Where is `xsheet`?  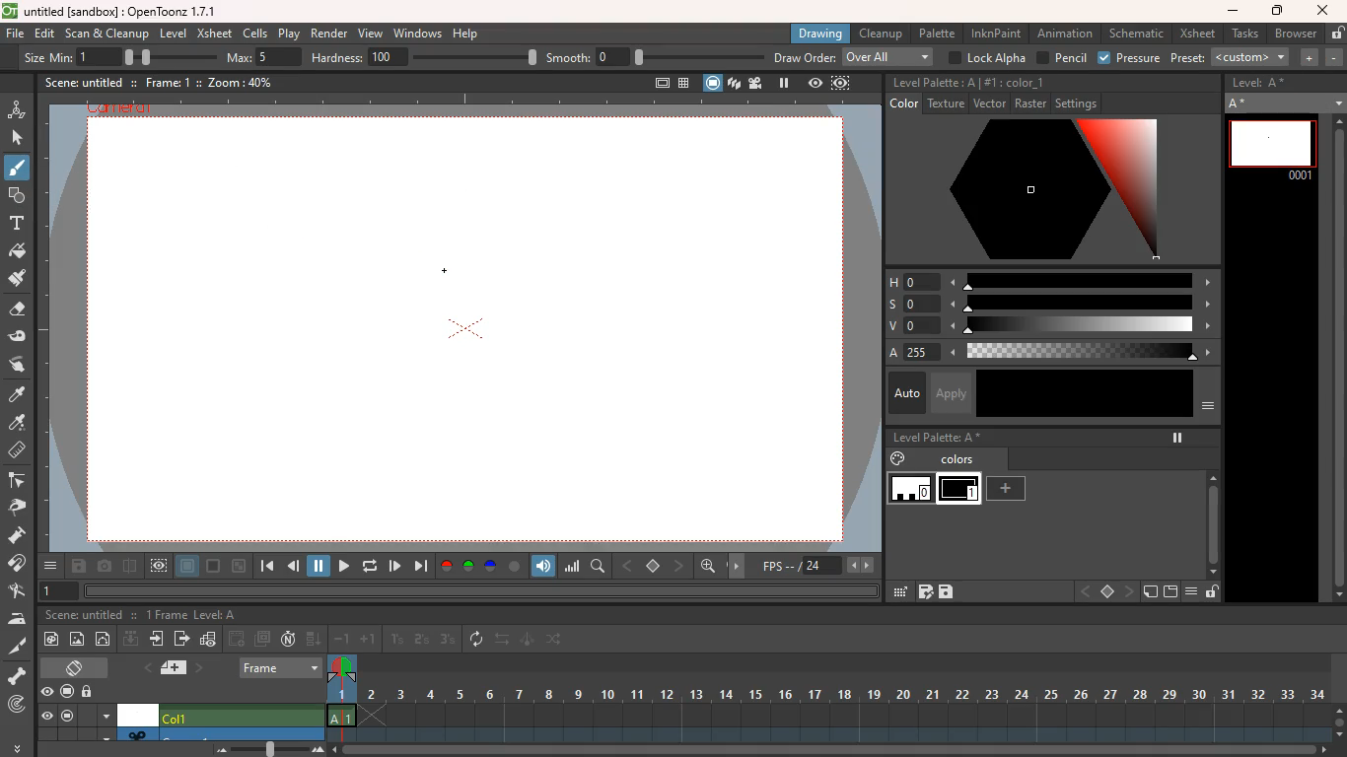 xsheet is located at coordinates (215, 34).